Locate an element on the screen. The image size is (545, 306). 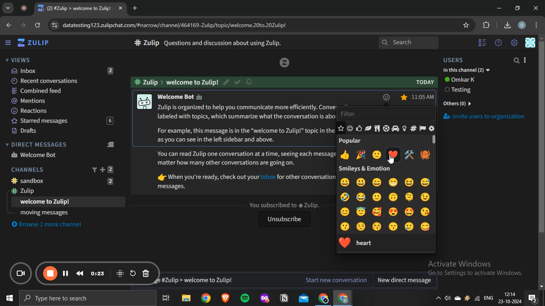
miling face with tear is located at coordinates (409, 228).